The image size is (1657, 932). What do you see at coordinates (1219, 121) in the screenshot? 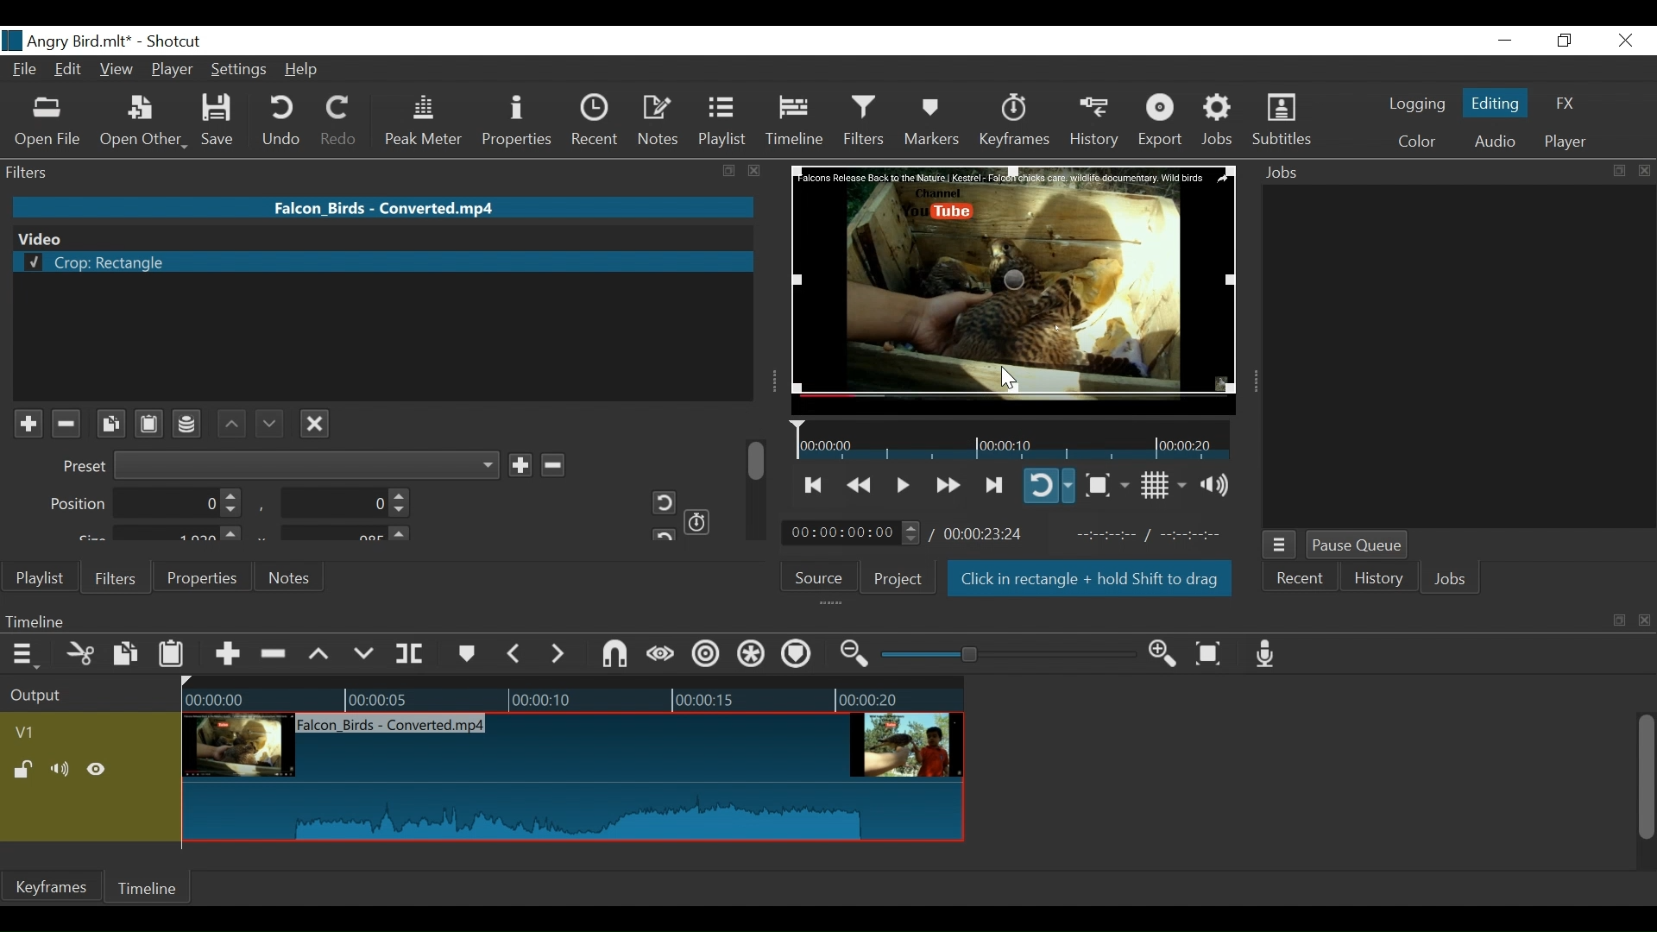
I see `Jobs` at bounding box center [1219, 121].